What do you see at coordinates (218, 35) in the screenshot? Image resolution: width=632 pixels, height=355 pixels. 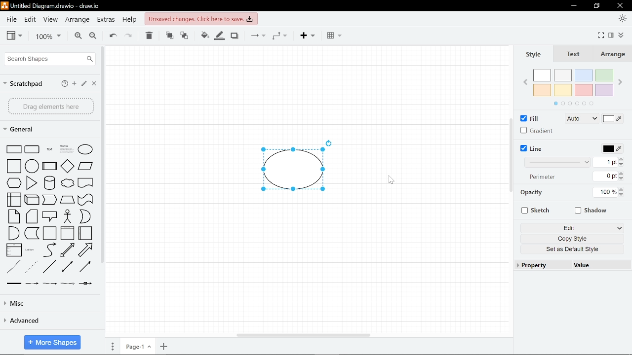 I see `Fill line` at bounding box center [218, 35].